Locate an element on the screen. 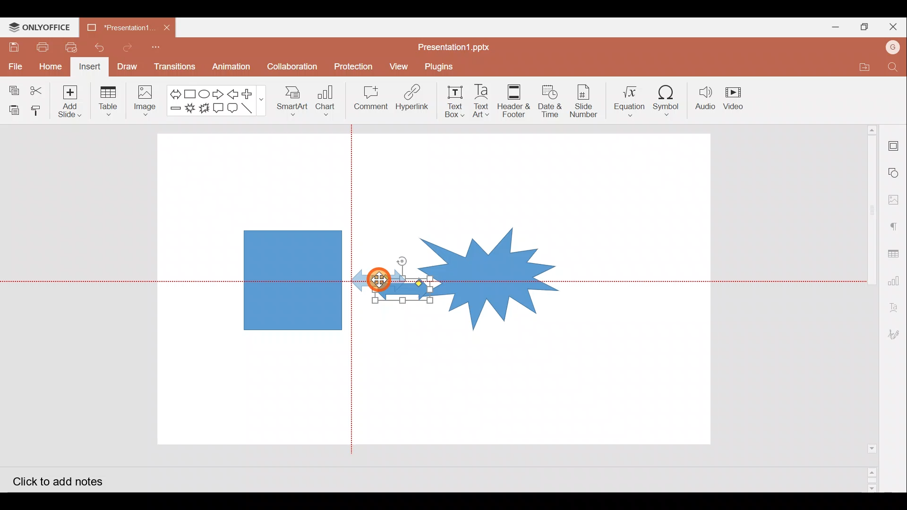  Maximize is located at coordinates (862, 25).